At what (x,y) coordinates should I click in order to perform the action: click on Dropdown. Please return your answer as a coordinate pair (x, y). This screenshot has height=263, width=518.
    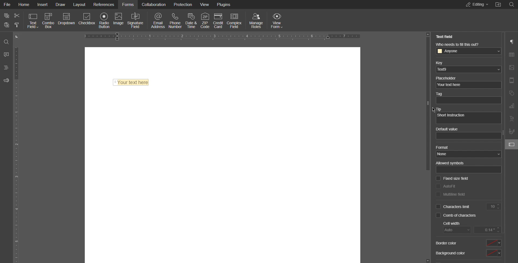
    Looking at the image, I should click on (66, 20).